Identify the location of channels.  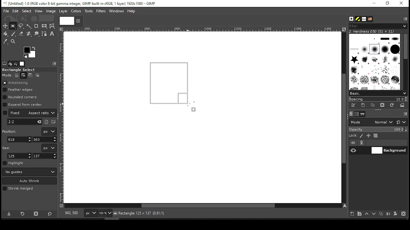
(357, 114).